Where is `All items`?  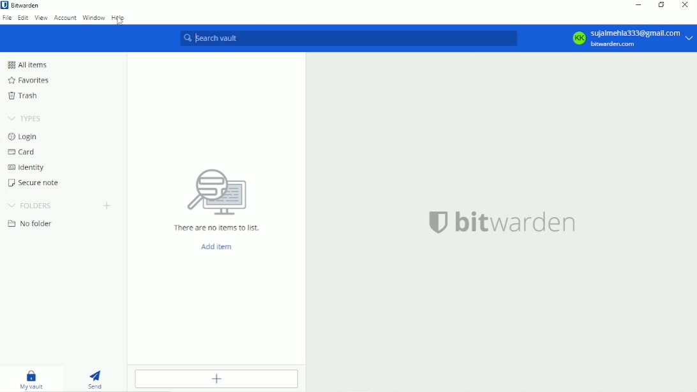
All items is located at coordinates (29, 64).